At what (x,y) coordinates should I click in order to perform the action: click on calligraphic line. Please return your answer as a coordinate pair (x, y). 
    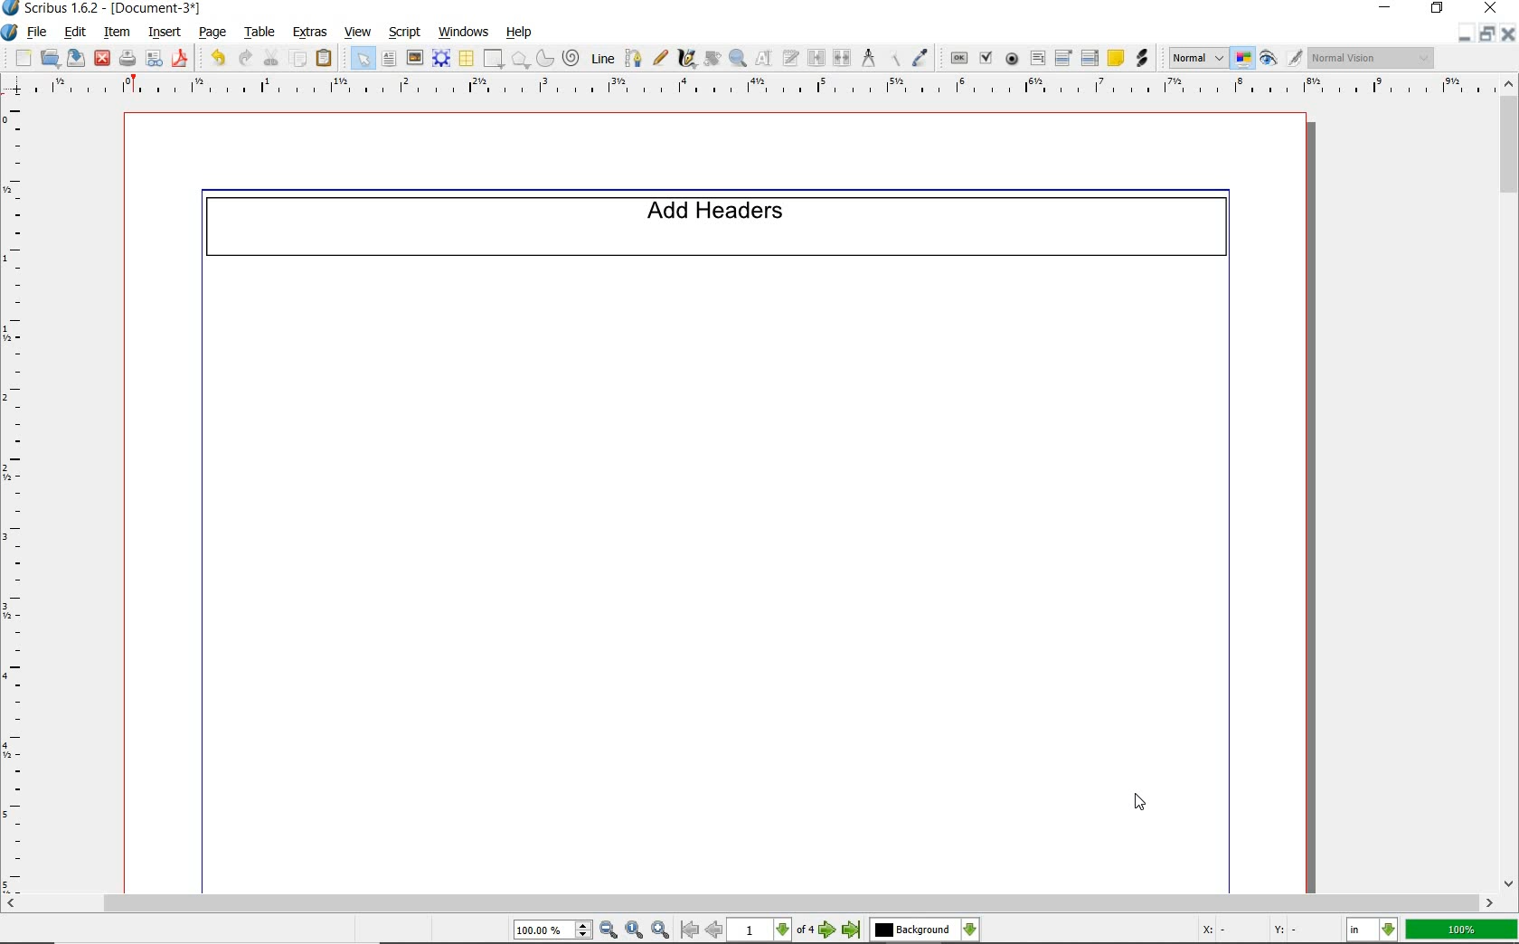
    Looking at the image, I should click on (689, 59).